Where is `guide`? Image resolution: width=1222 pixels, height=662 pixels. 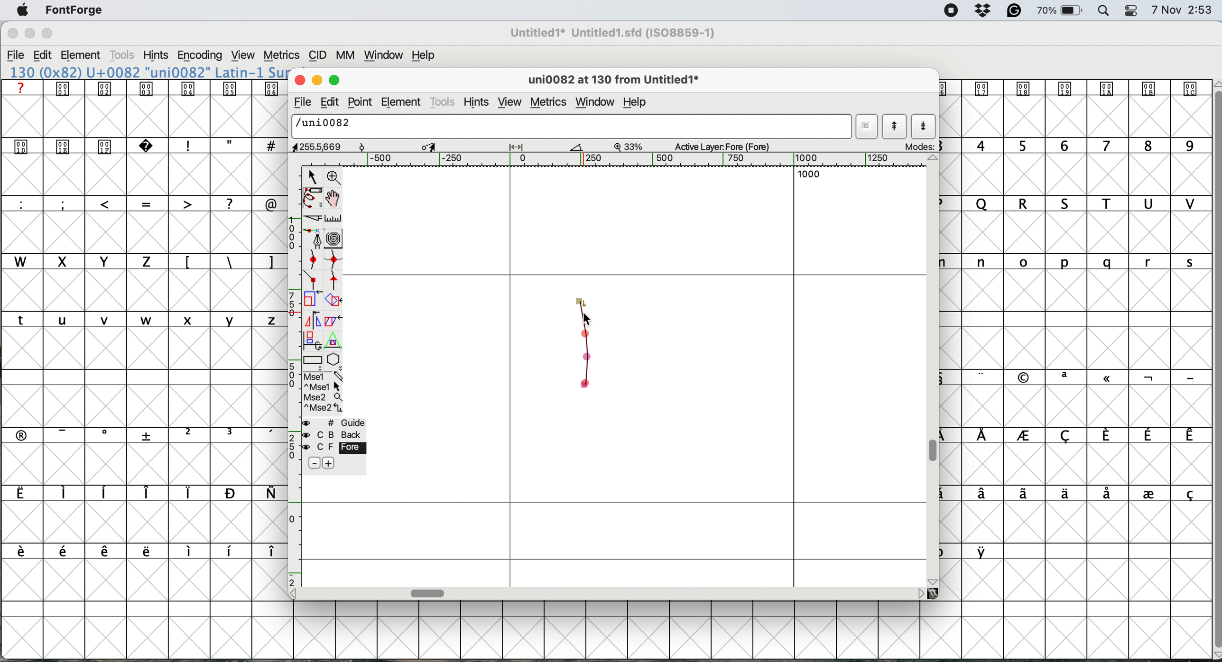 guide is located at coordinates (336, 423).